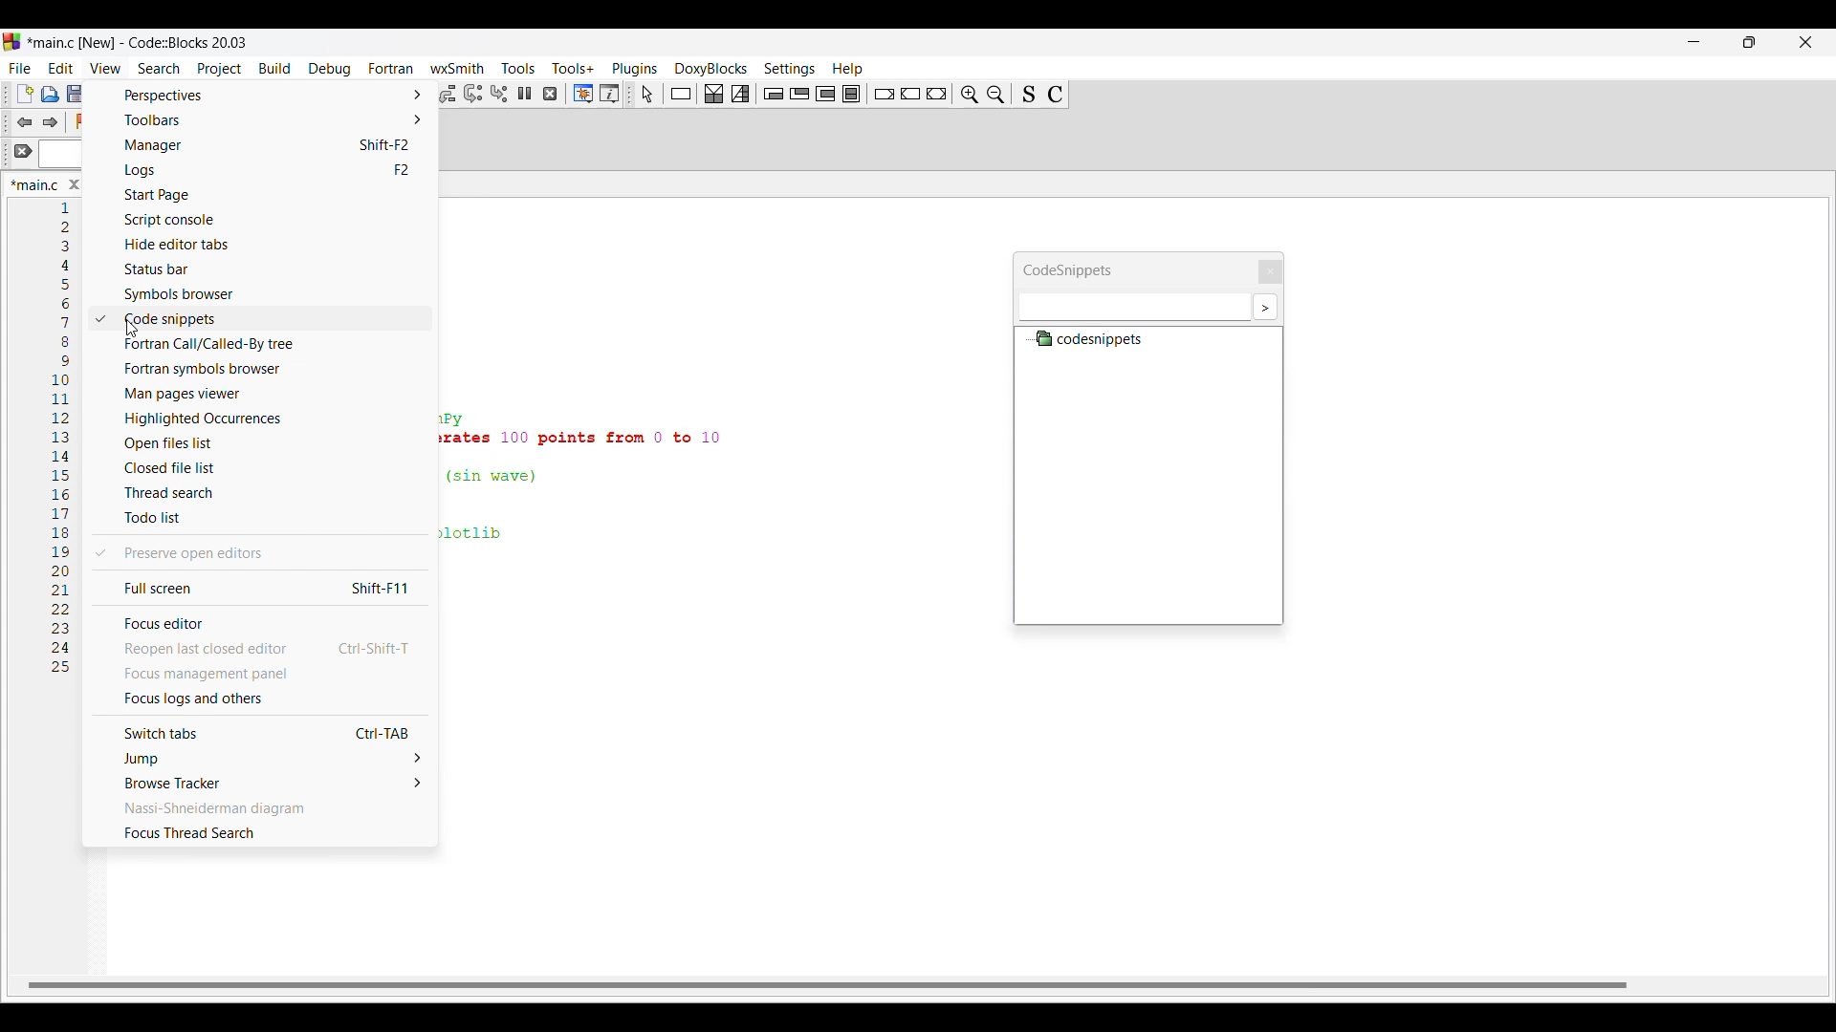 The image size is (1836, 1032). What do you see at coordinates (789, 70) in the screenshot?
I see `Settings menu` at bounding box center [789, 70].